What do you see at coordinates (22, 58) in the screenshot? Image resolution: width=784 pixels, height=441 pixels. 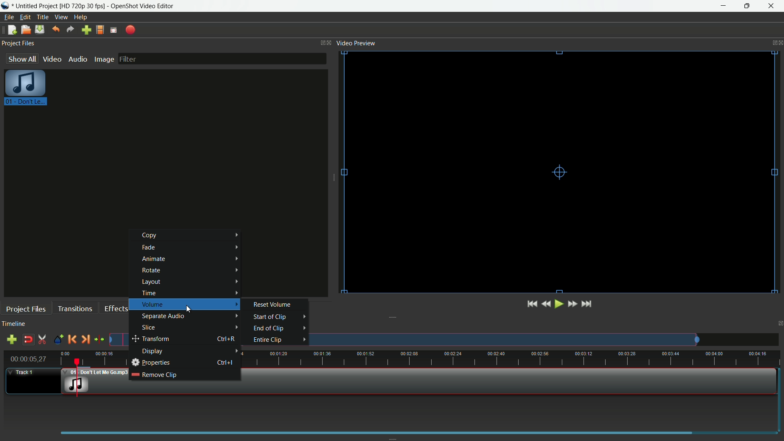 I see `show all` at bounding box center [22, 58].